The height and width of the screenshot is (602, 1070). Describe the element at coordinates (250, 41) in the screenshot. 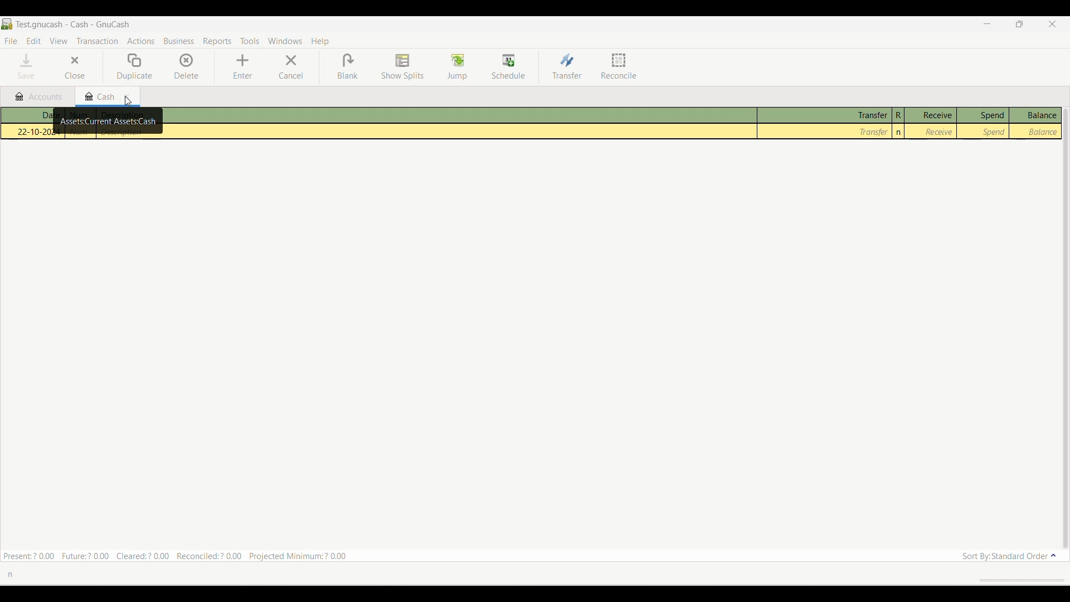

I see `Tools` at that location.